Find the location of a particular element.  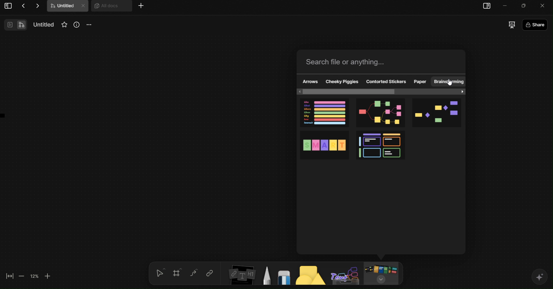

sidebar is located at coordinates (488, 6).